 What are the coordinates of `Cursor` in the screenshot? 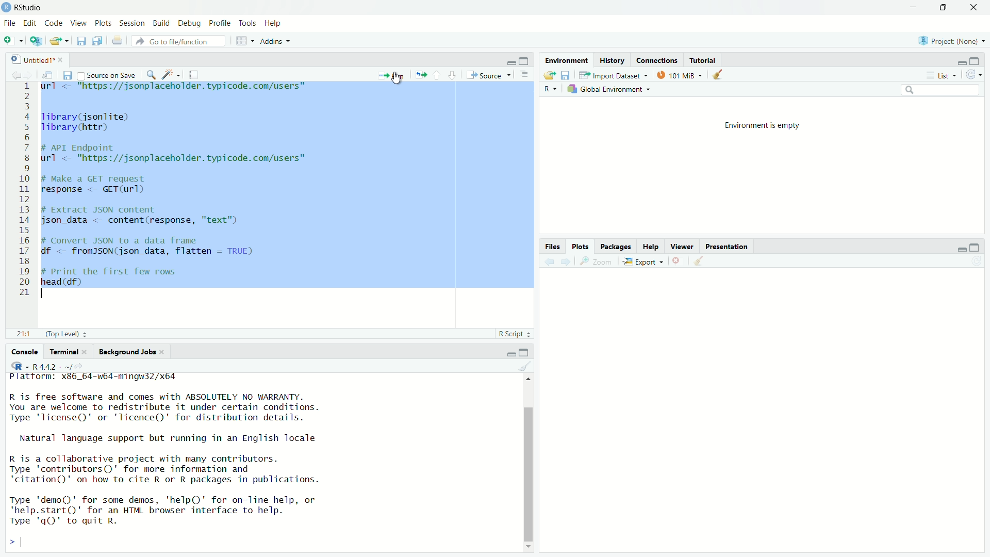 It's located at (395, 79).